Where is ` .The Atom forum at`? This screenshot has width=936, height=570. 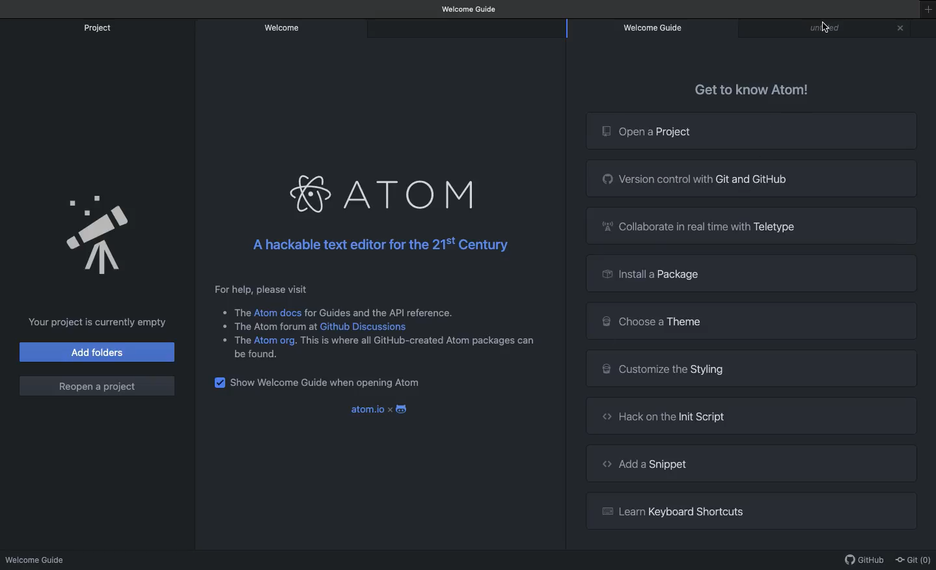  .The Atom forum at is located at coordinates (262, 327).